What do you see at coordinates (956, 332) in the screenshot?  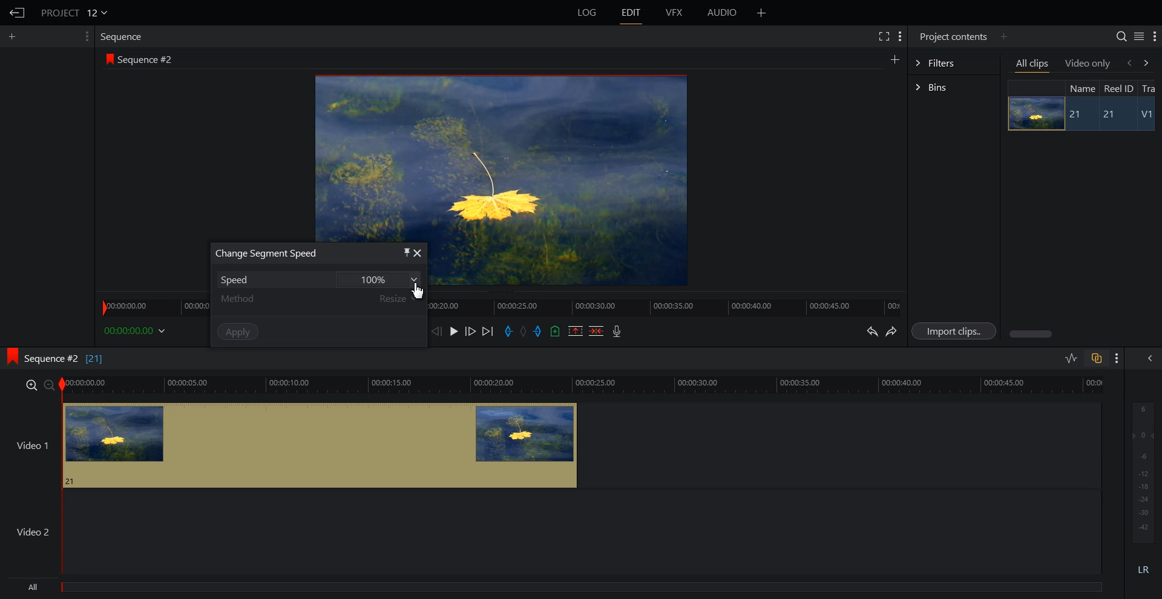 I see `Import clips` at bounding box center [956, 332].